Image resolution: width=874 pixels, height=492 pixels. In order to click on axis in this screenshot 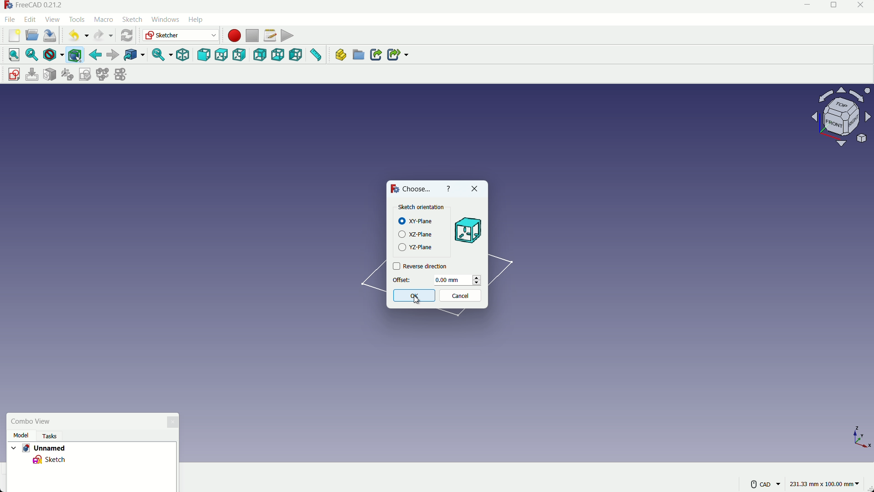, I will do `click(861, 436)`.